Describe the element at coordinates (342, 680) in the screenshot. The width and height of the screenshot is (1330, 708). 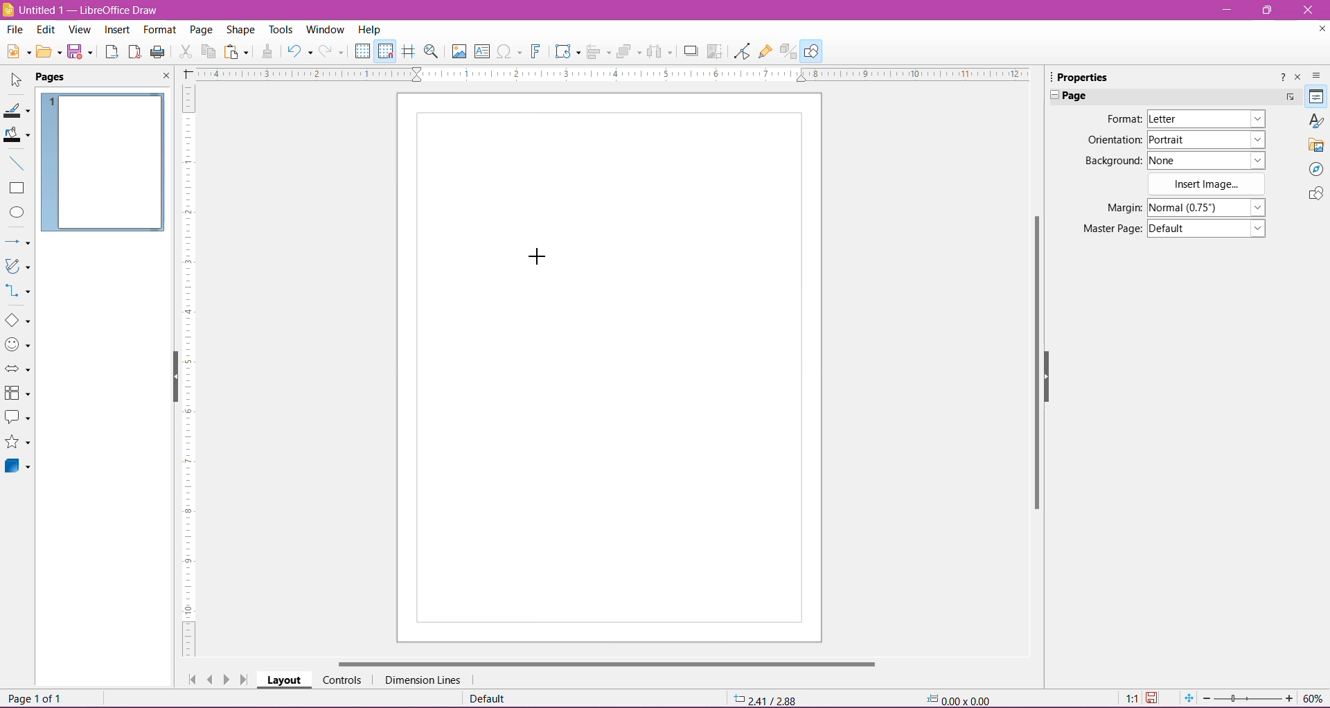
I see `Controls` at that location.